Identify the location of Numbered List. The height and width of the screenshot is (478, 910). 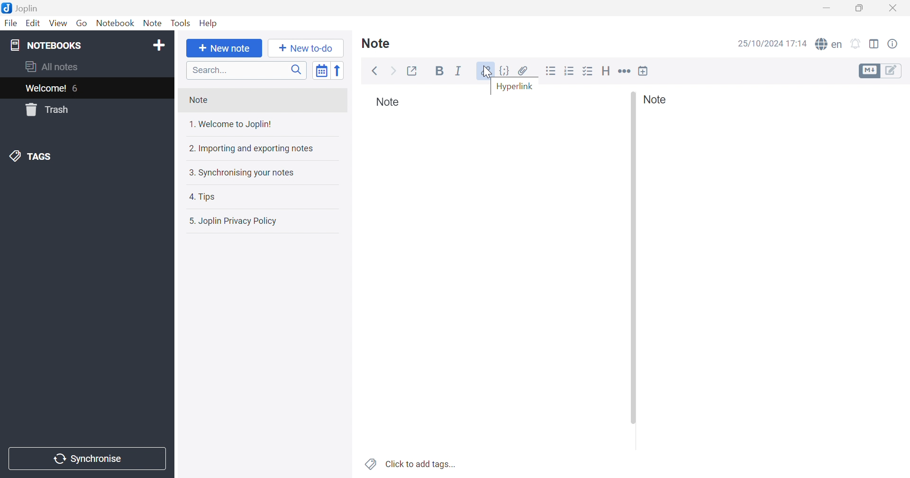
(569, 71).